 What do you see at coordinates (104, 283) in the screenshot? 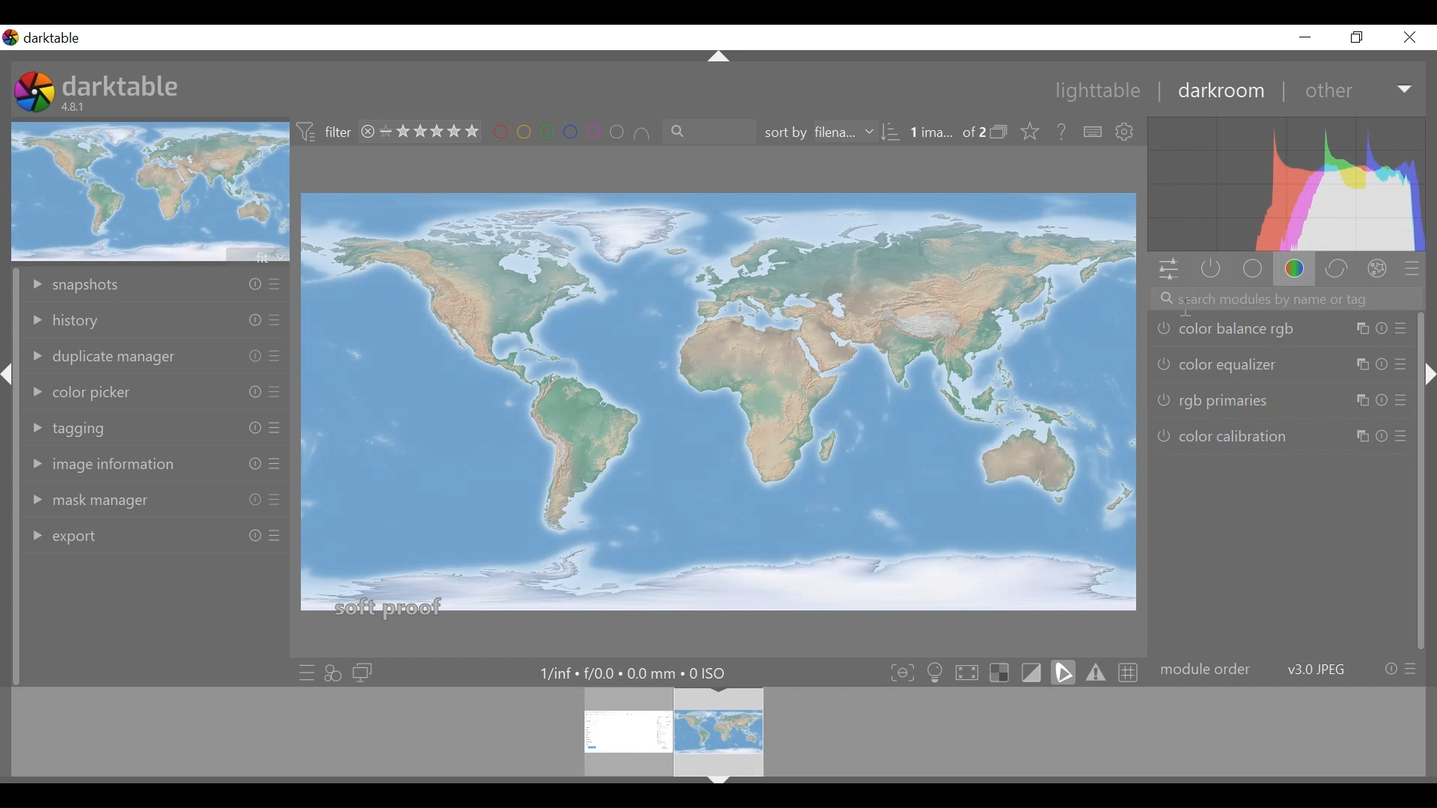
I see `snapshots` at bounding box center [104, 283].